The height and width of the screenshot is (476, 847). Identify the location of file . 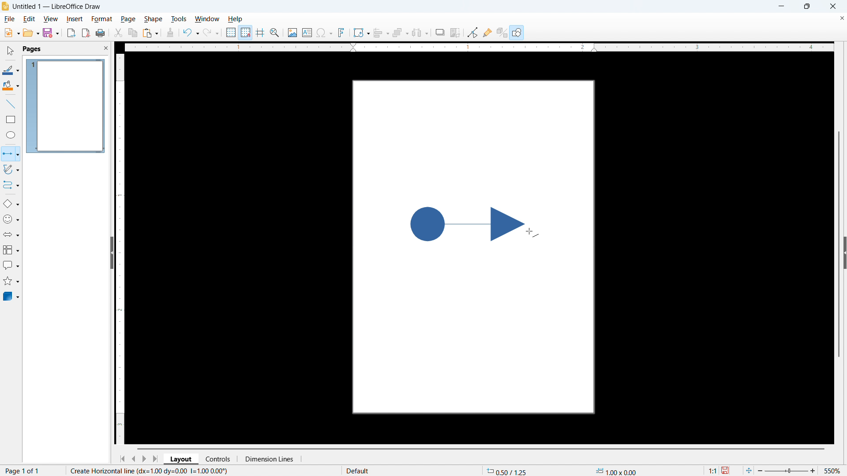
(9, 19).